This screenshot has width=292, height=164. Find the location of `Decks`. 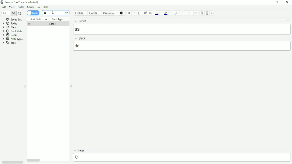

Decks is located at coordinates (10, 35).